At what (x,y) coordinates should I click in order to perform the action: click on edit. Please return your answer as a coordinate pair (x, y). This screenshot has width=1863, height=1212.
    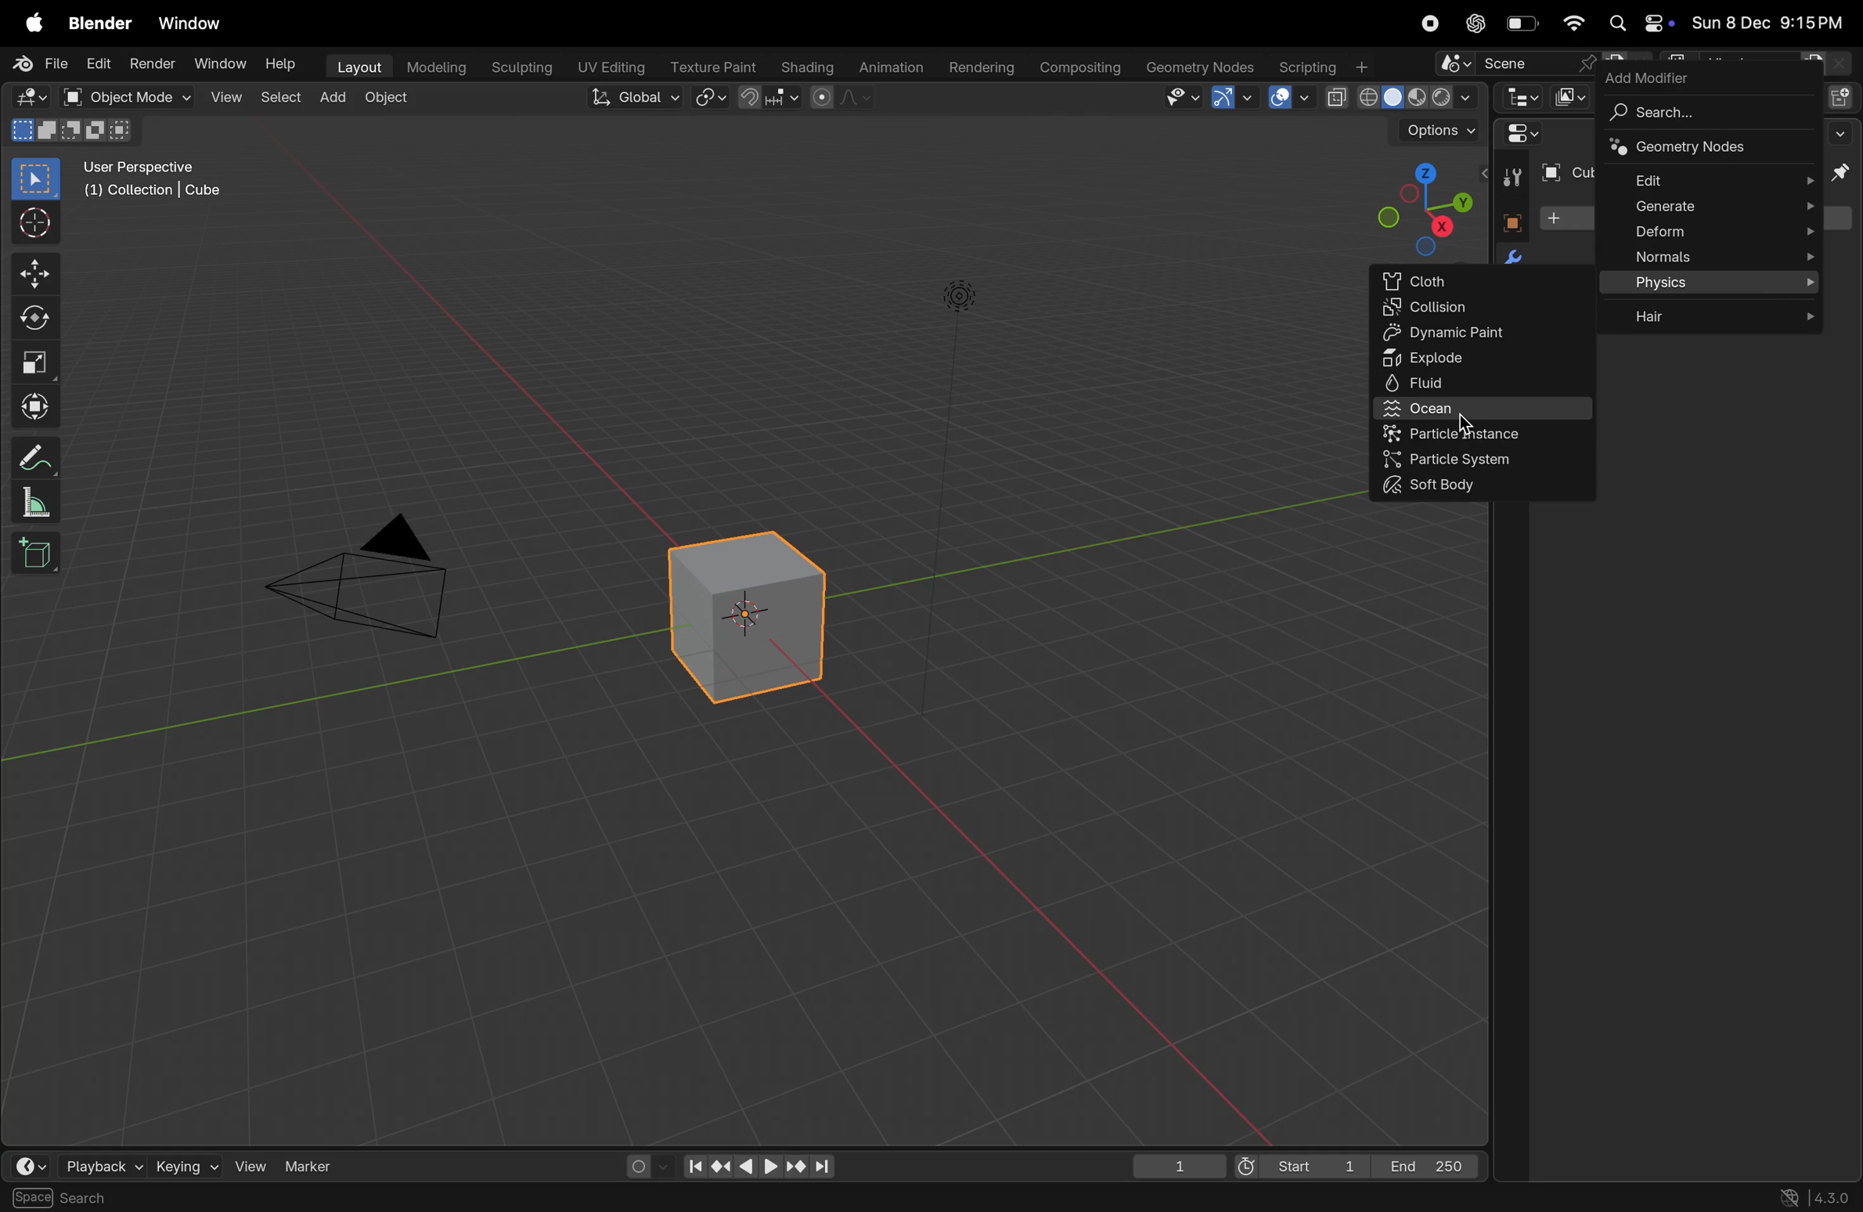
    Looking at the image, I should click on (1713, 179).